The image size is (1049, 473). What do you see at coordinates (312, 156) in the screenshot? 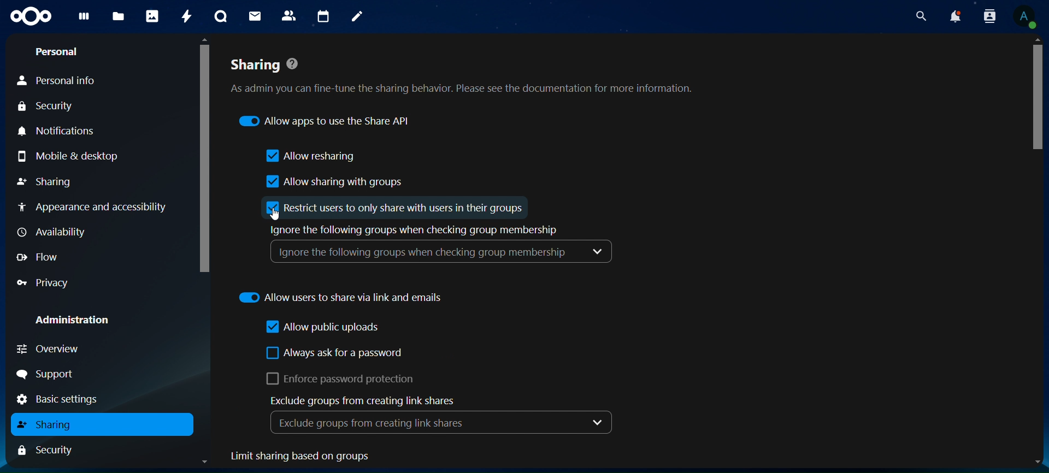
I see `allow resharing` at bounding box center [312, 156].